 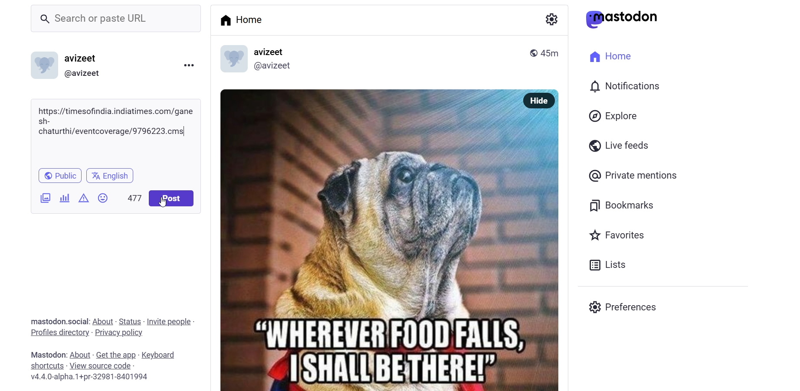 I want to click on Lists, so click(x=611, y=267).